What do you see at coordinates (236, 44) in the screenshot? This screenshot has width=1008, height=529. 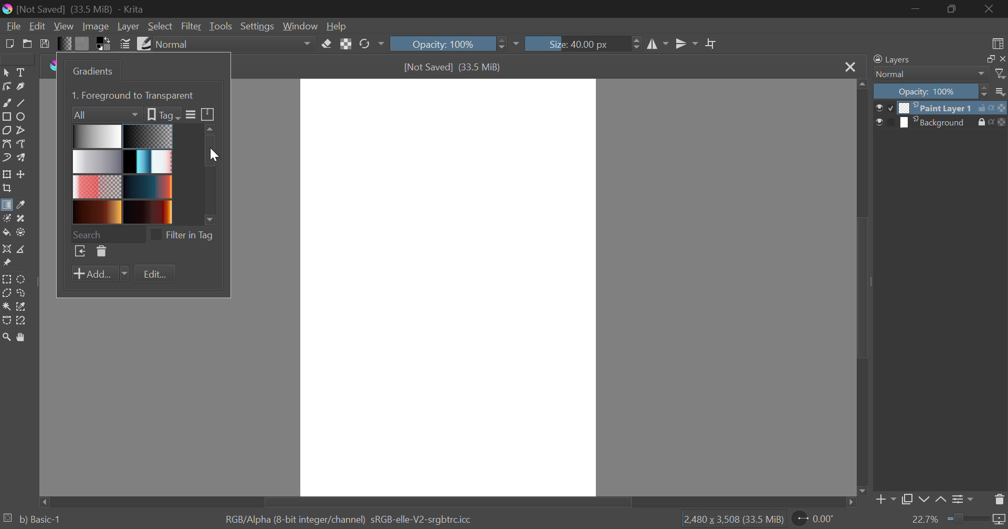 I see `Normal` at bounding box center [236, 44].